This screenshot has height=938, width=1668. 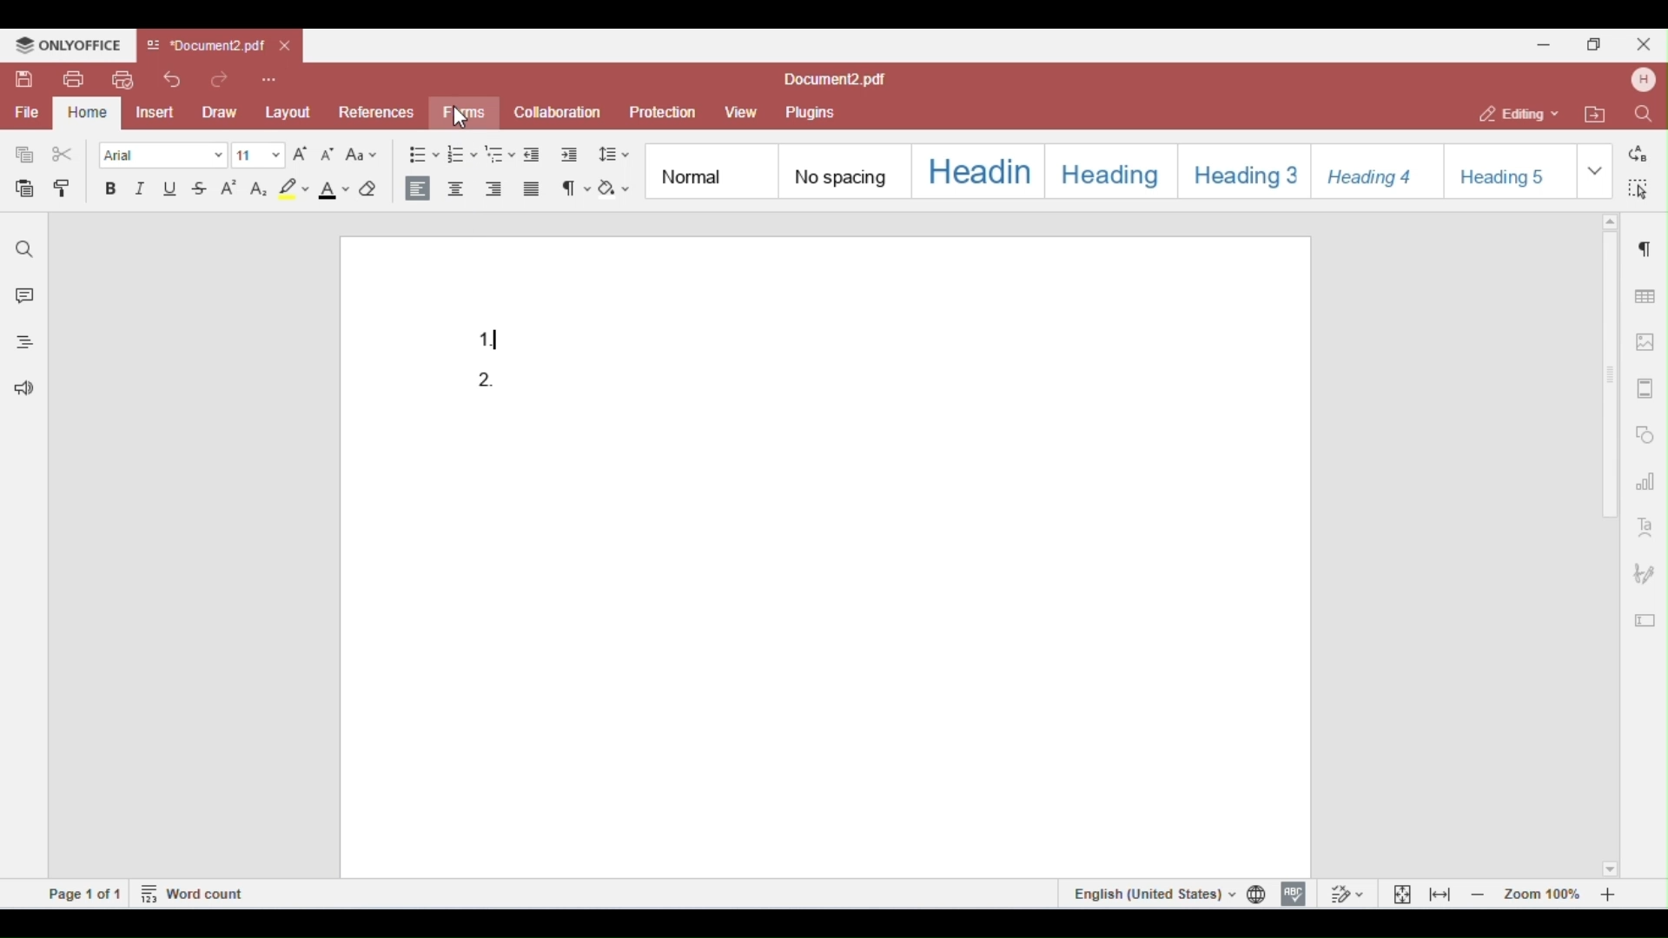 What do you see at coordinates (361, 157) in the screenshot?
I see `change ease` at bounding box center [361, 157].